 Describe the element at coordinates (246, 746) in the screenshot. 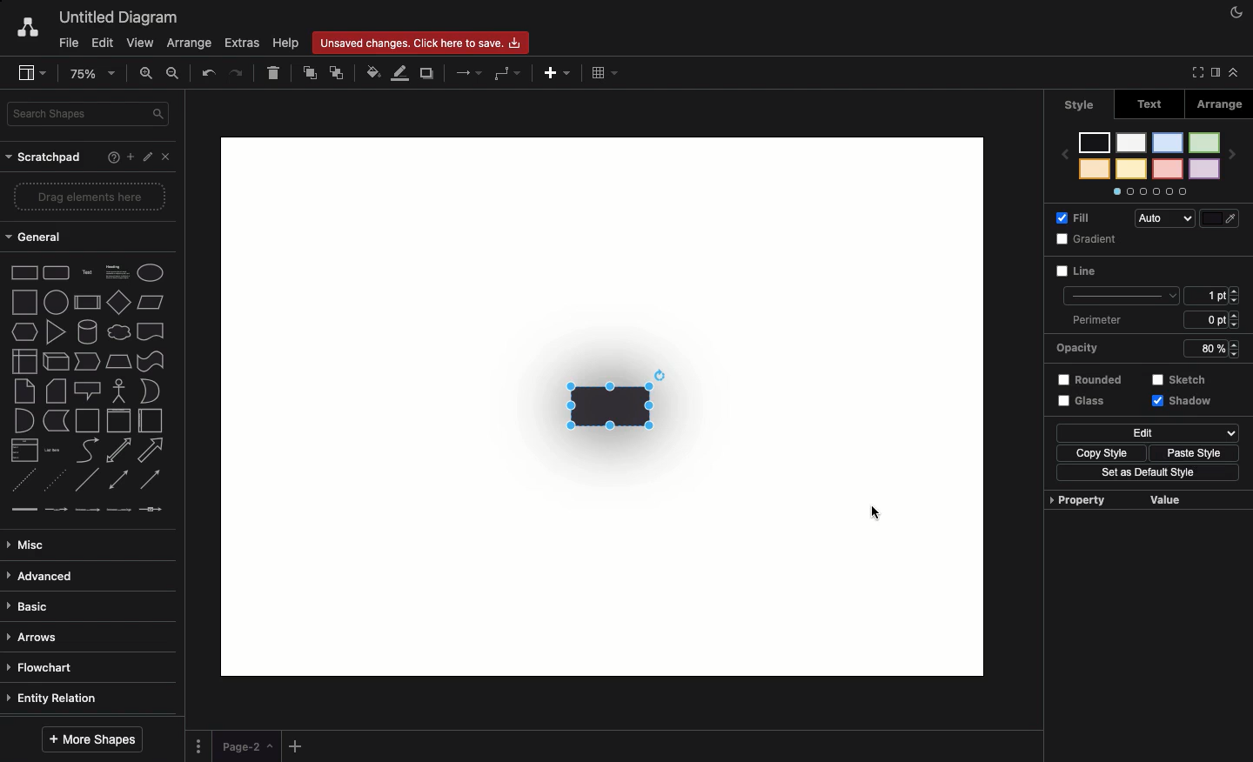

I see `Page` at that location.